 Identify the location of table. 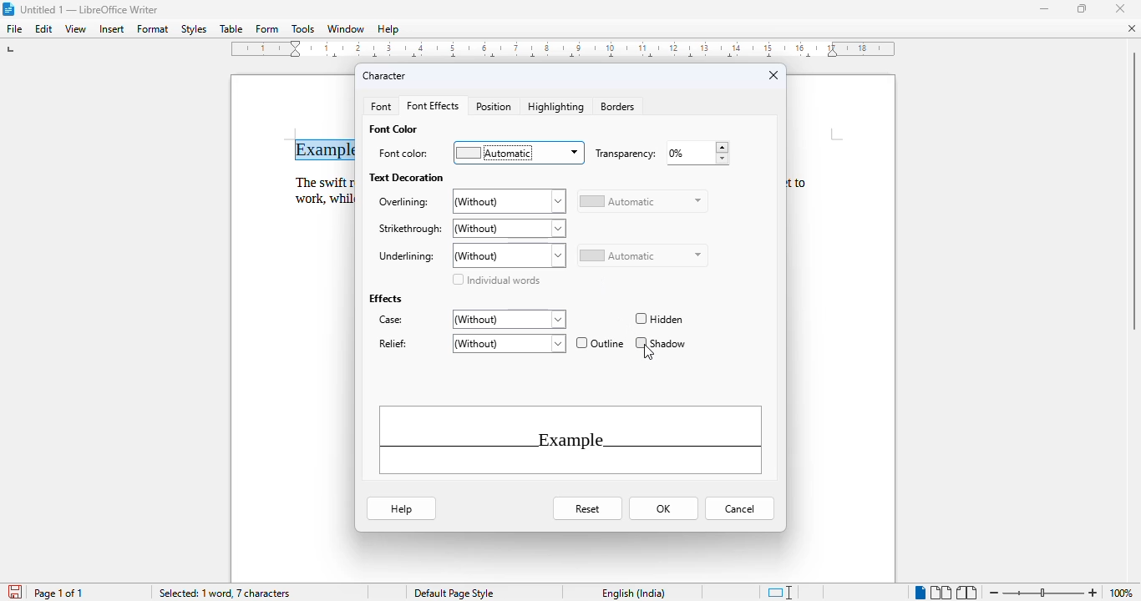
(231, 29).